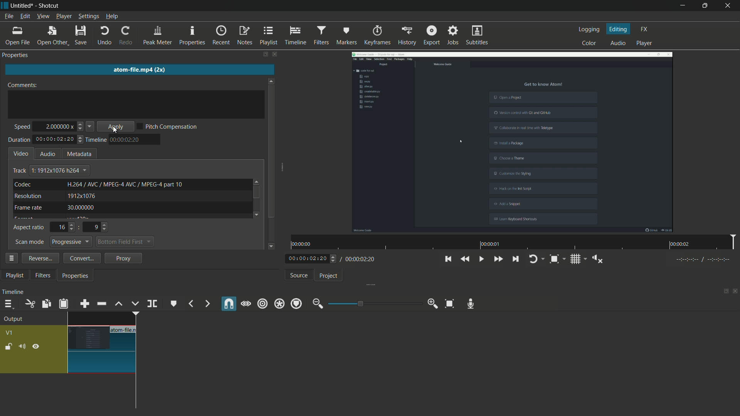 The image size is (740, 416). Describe the element at coordinates (191, 304) in the screenshot. I see `previous marker` at that location.